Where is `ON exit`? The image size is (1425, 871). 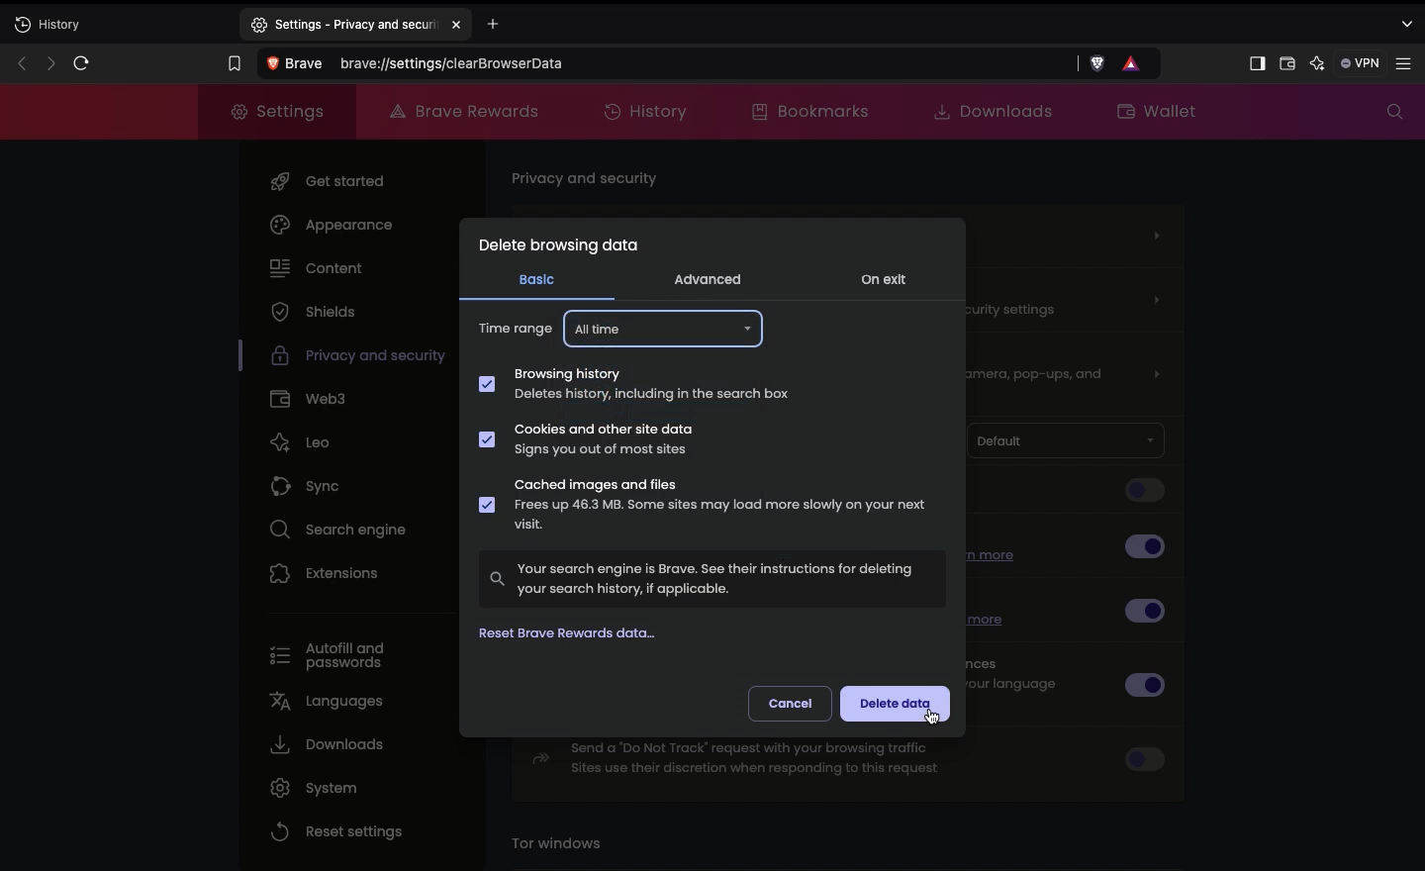 ON exit is located at coordinates (888, 282).